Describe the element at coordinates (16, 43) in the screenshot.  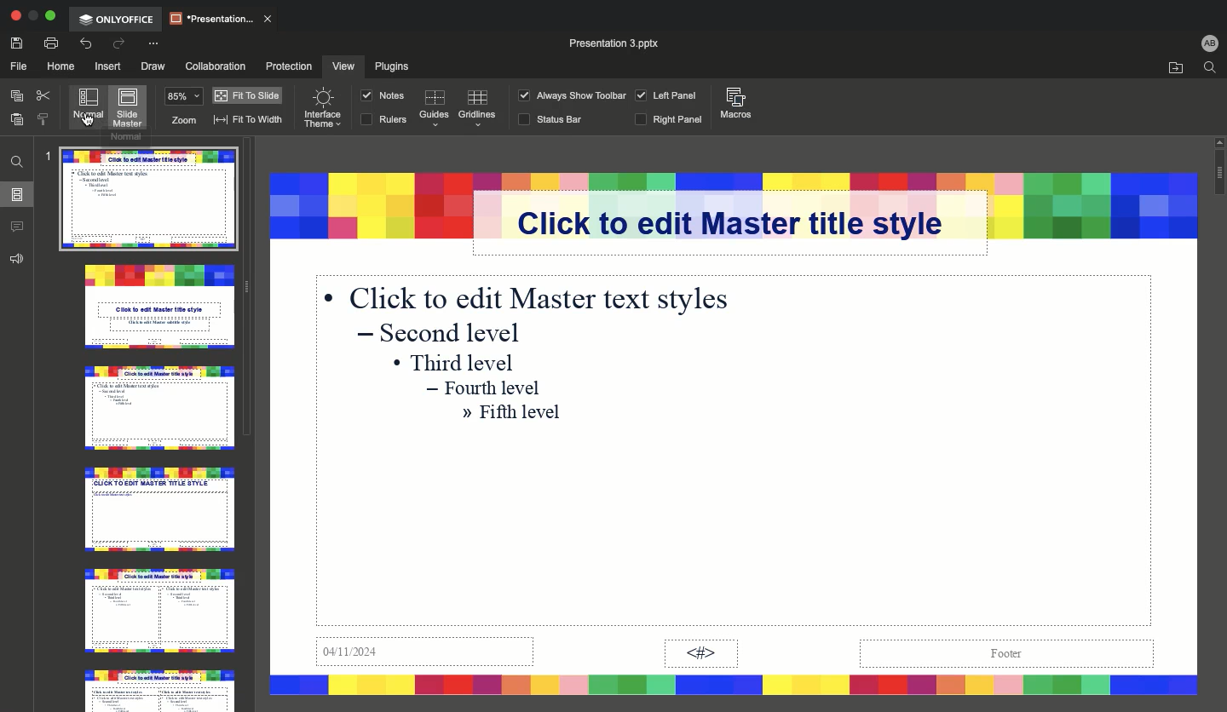
I see `Save` at that location.